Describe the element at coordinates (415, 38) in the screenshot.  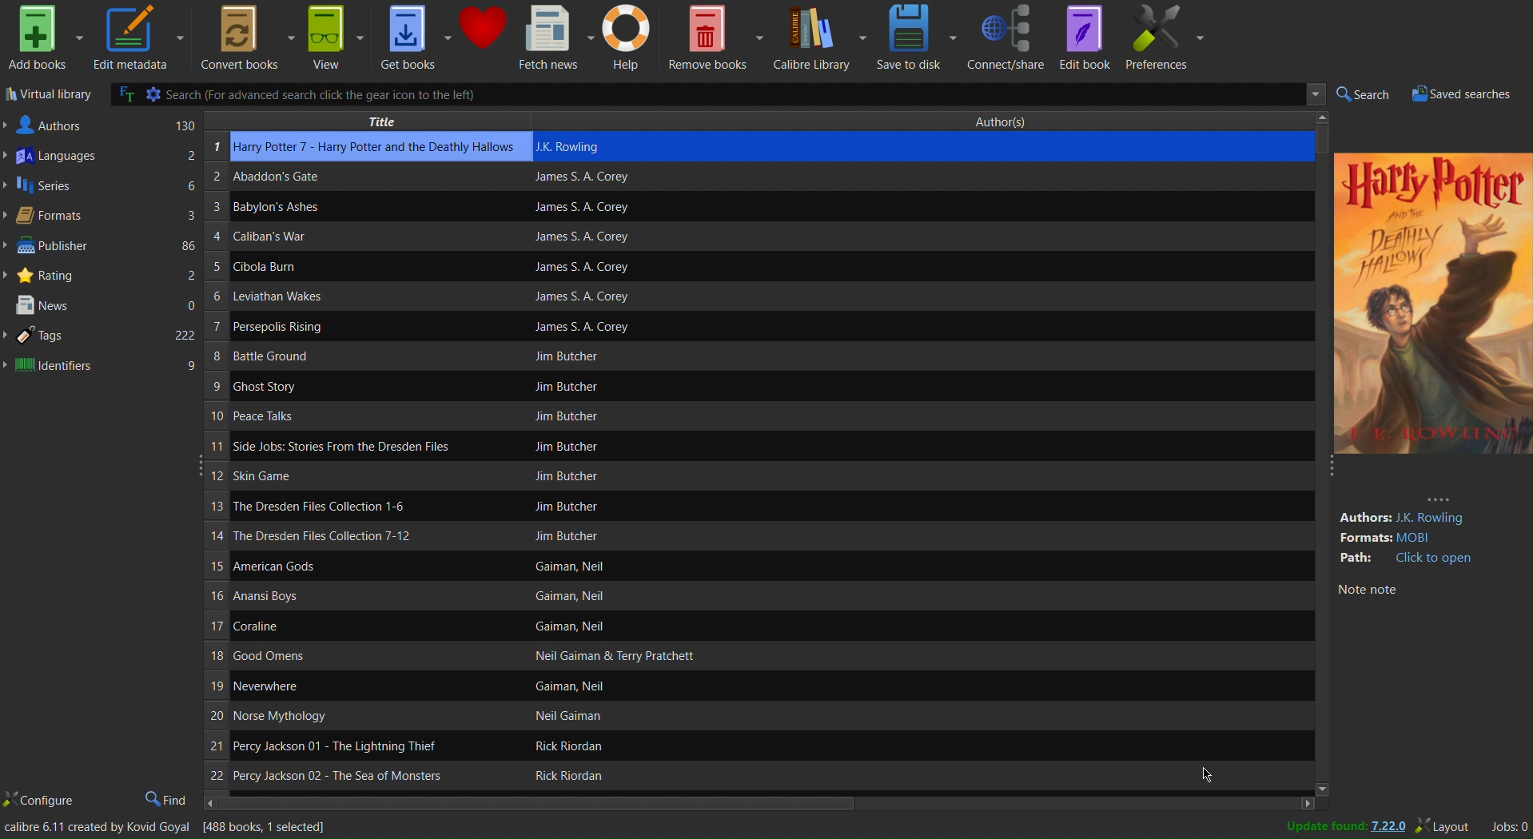
I see `Get books` at that location.